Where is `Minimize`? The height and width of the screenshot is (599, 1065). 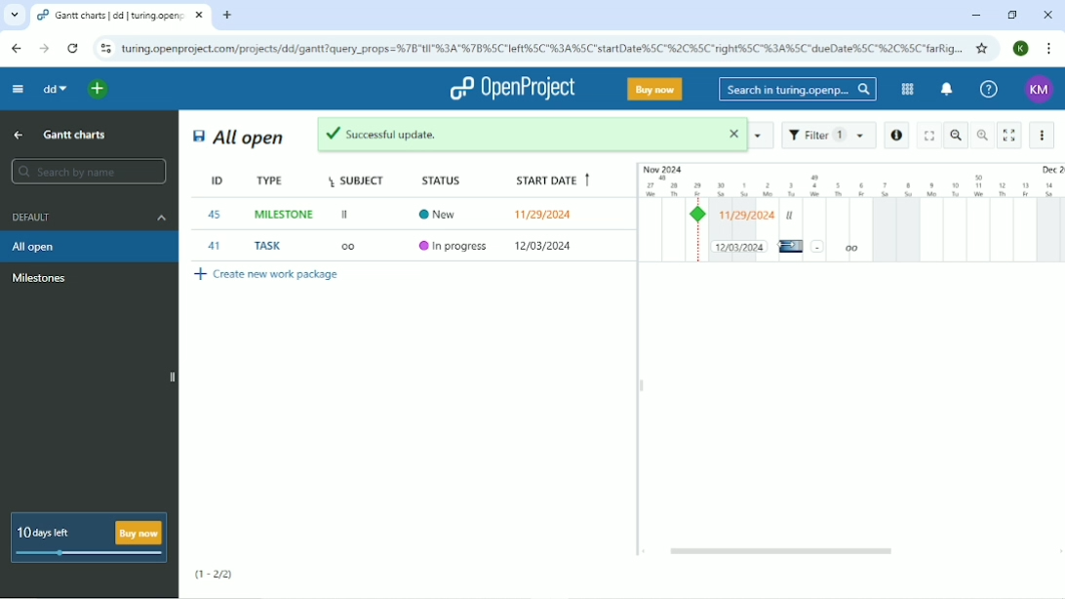 Minimize is located at coordinates (973, 16).